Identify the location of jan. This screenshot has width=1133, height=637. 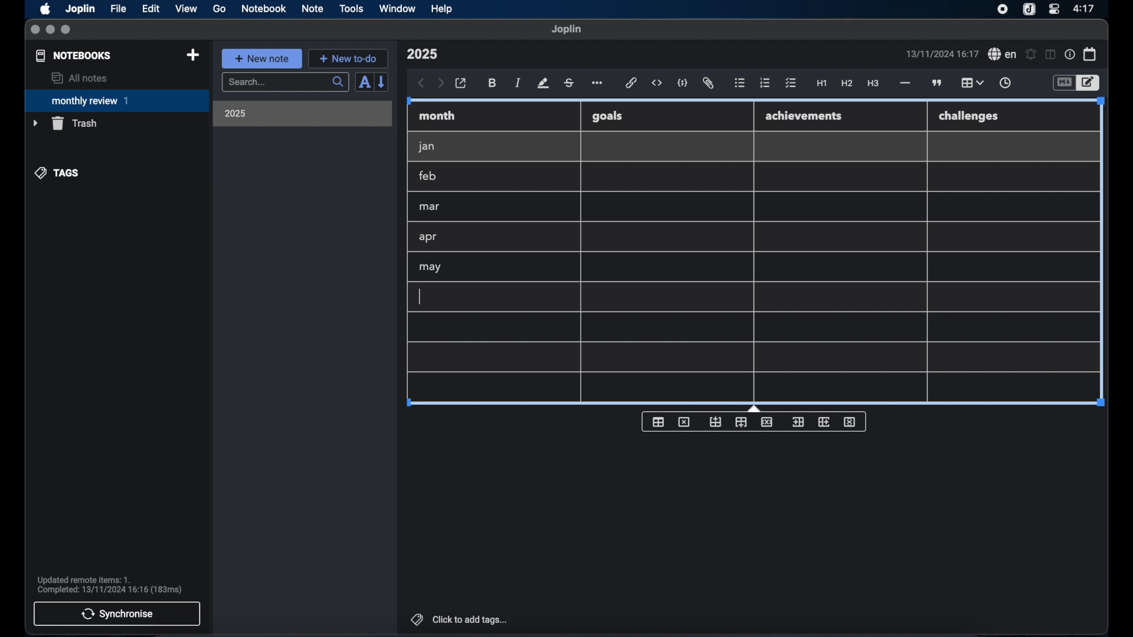
(427, 147).